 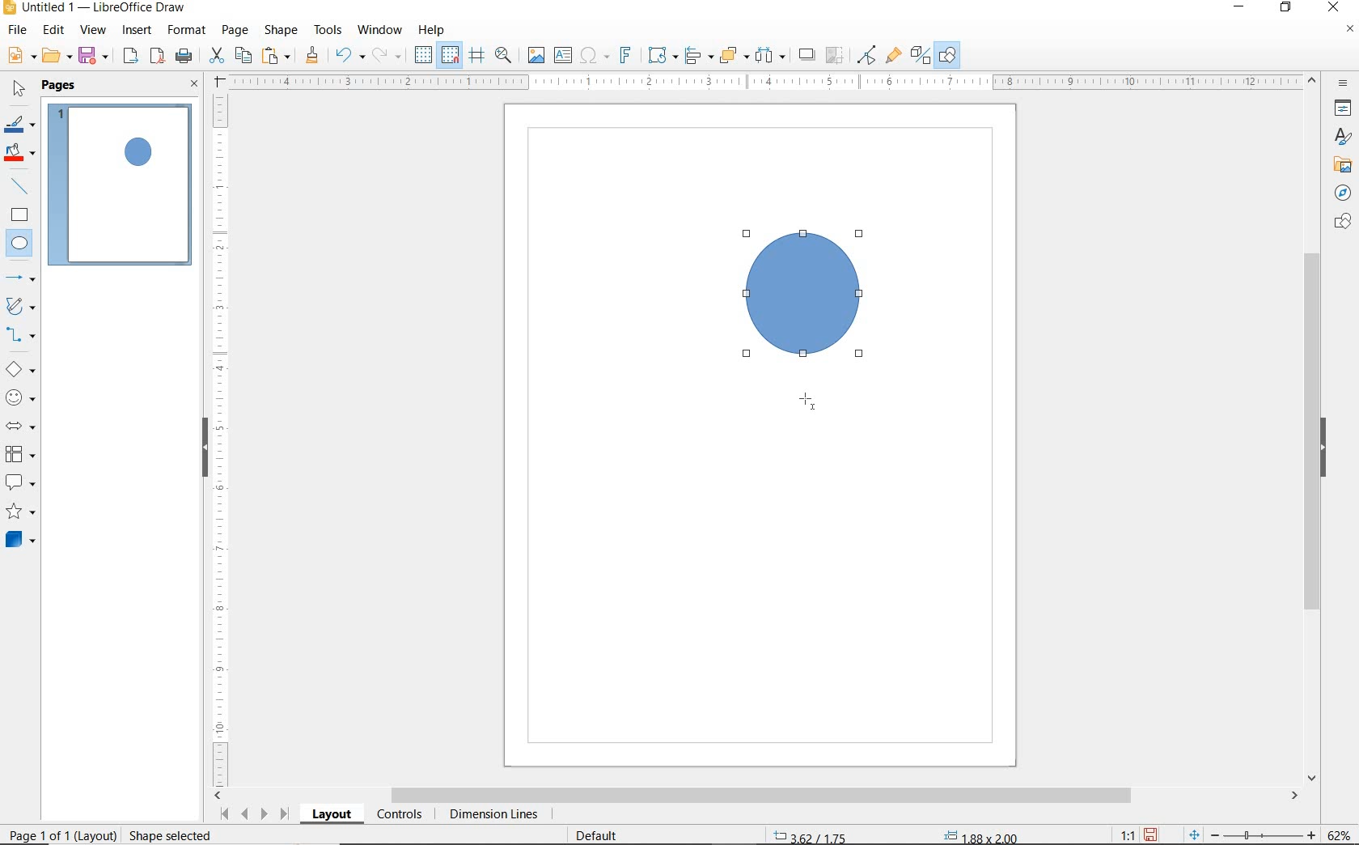 What do you see at coordinates (449, 55) in the screenshot?
I see `SNAP TO GRID` at bounding box center [449, 55].